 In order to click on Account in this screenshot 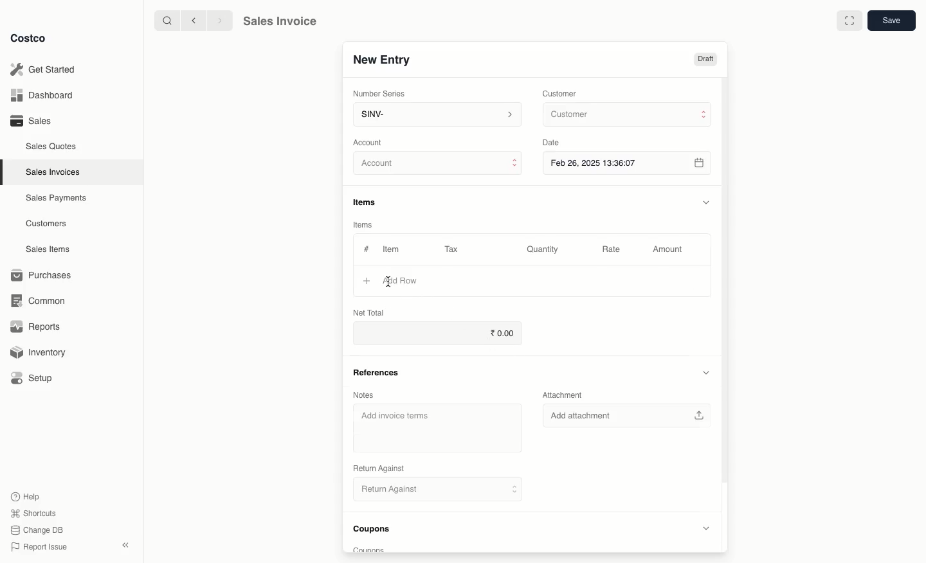, I will do `click(439, 165)`.